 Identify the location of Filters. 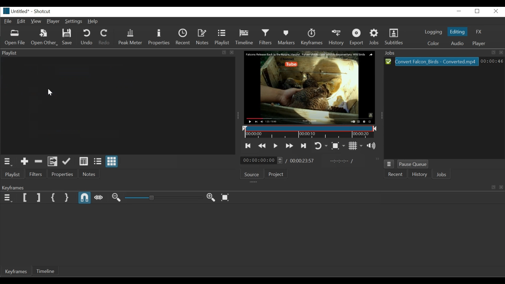
(36, 174).